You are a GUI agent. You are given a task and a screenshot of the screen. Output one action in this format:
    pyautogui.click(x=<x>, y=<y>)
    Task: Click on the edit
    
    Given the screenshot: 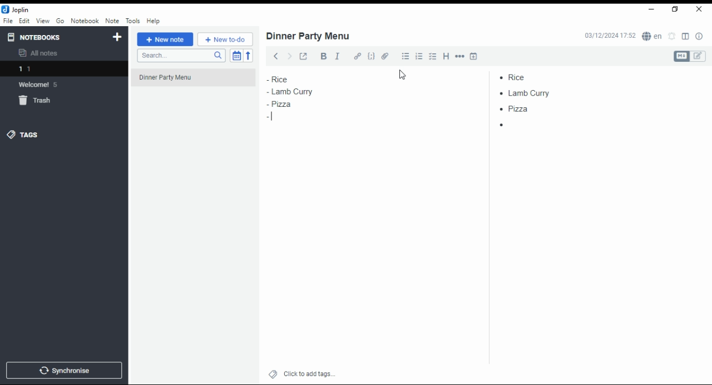 What is the action you would take?
    pyautogui.click(x=699, y=56)
    